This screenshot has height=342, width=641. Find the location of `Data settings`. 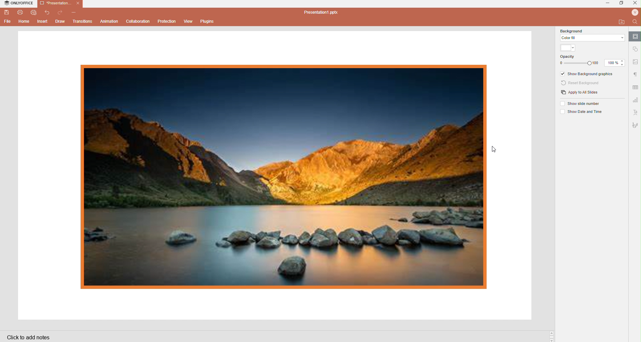

Data settings is located at coordinates (636, 88).